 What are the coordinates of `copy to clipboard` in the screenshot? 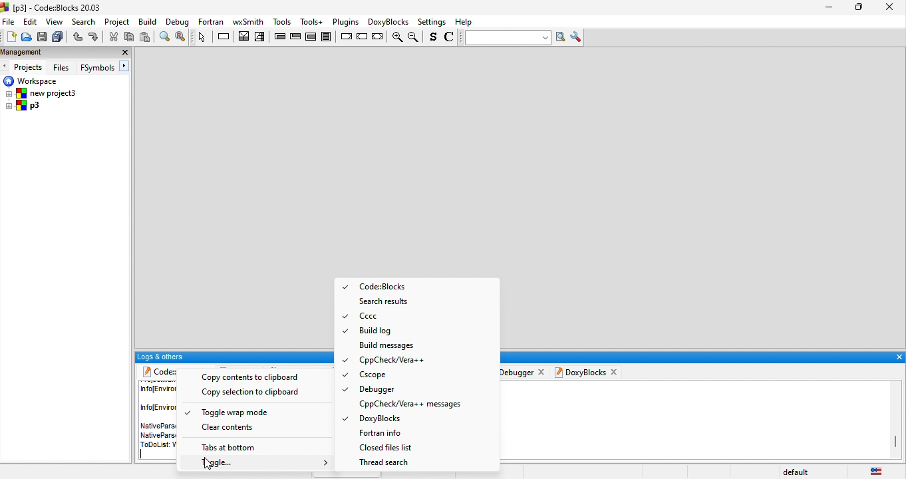 It's located at (253, 377).